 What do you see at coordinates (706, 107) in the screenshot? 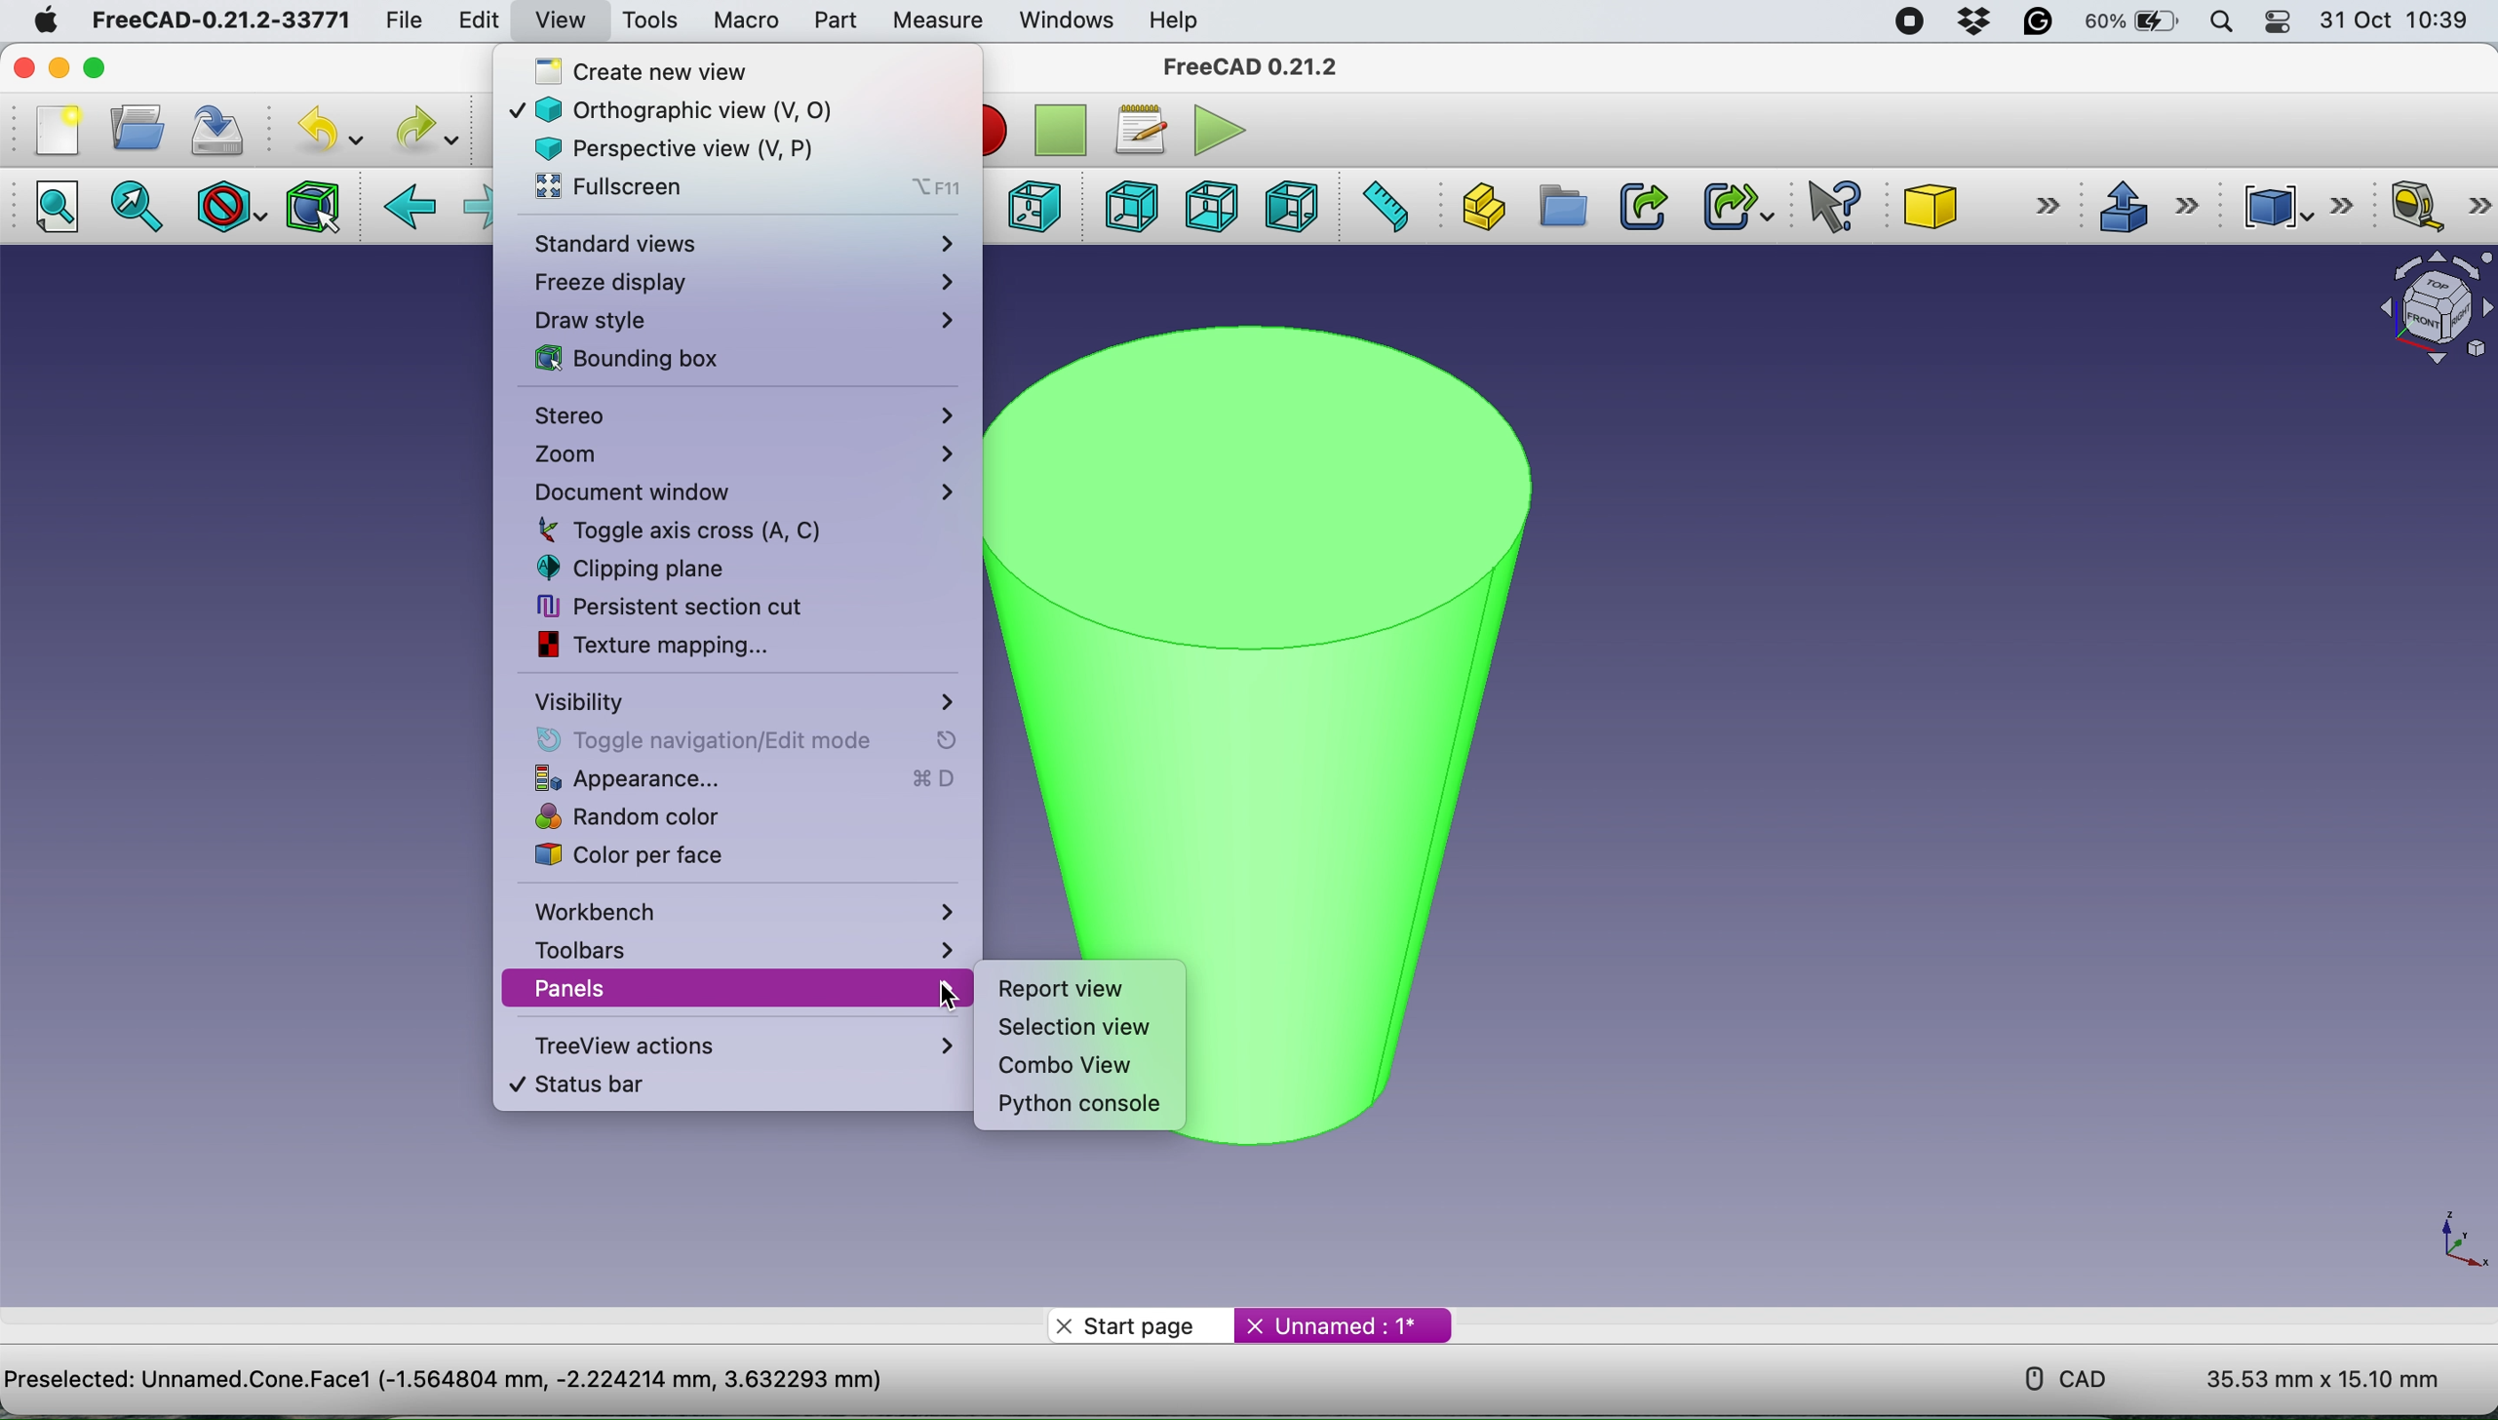
I see `orthographic view (V,O)` at bounding box center [706, 107].